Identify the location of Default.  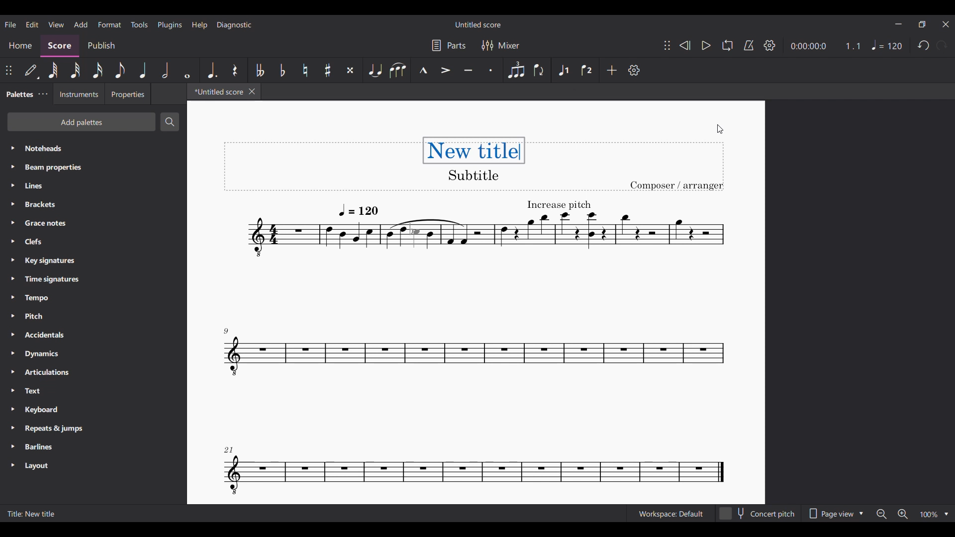
(32, 70).